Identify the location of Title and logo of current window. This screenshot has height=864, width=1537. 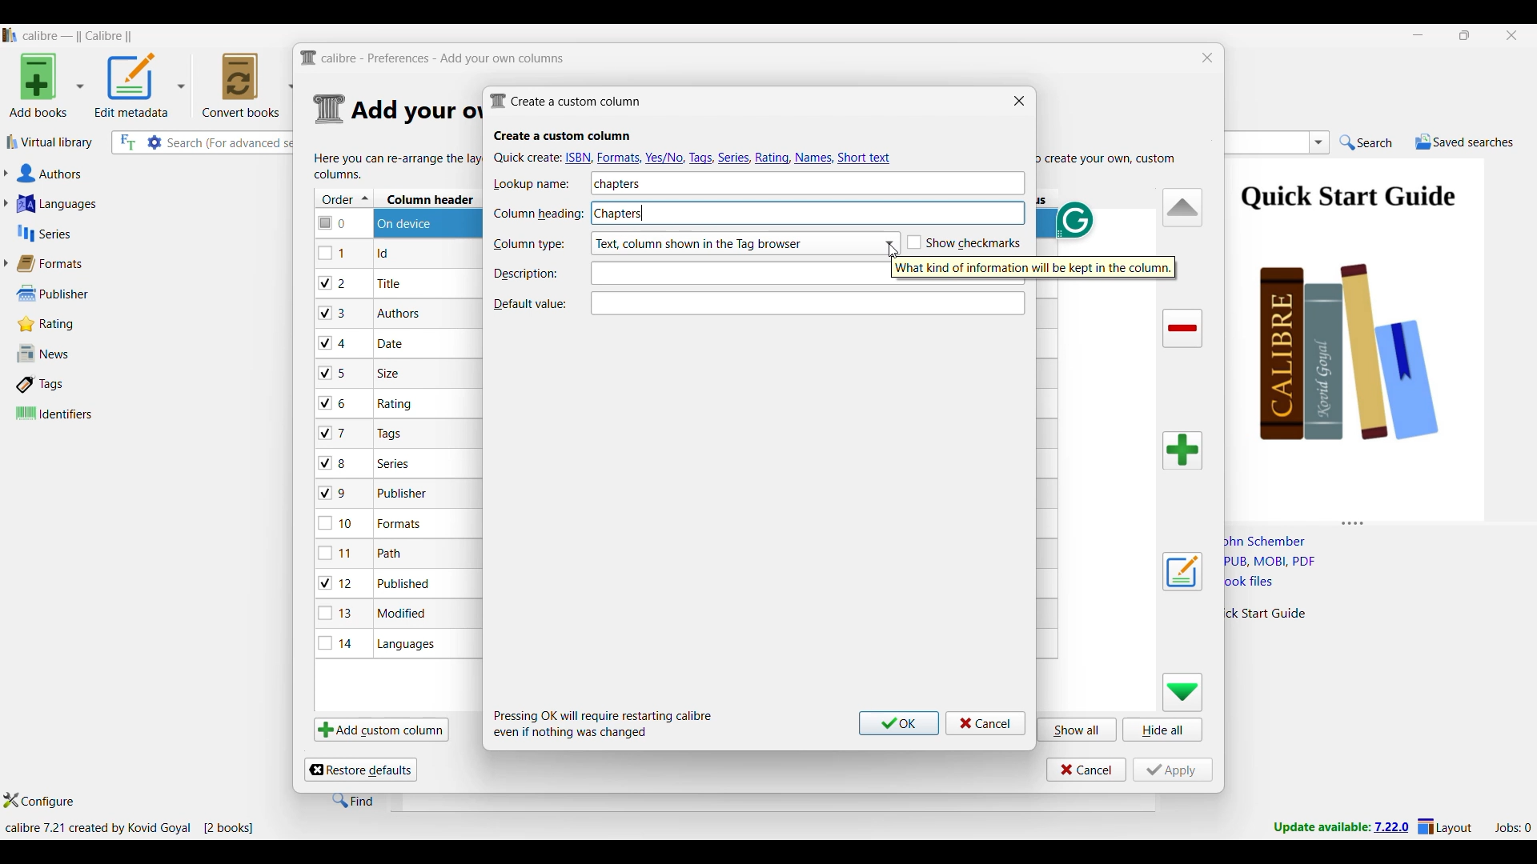
(433, 58).